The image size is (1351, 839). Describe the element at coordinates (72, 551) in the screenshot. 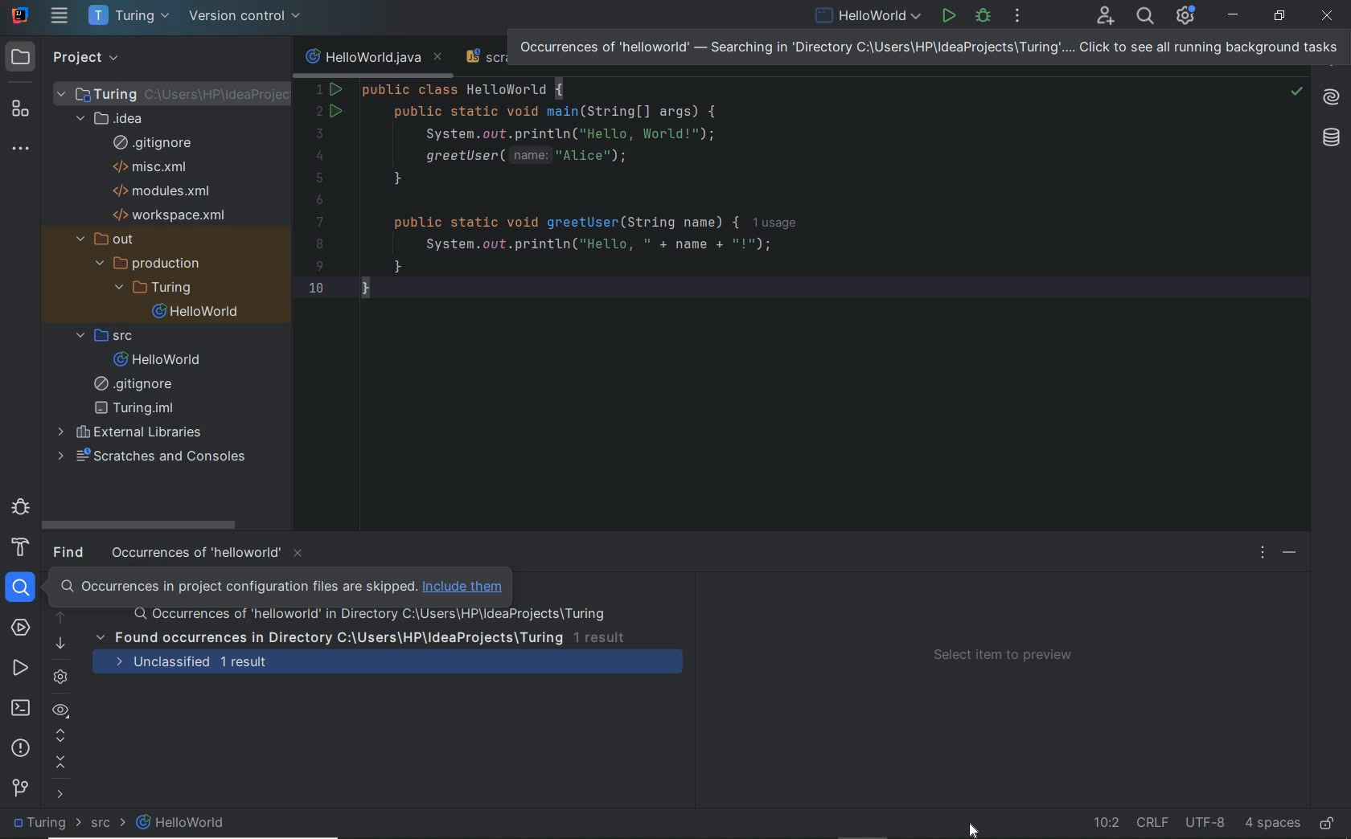

I see `find` at that location.